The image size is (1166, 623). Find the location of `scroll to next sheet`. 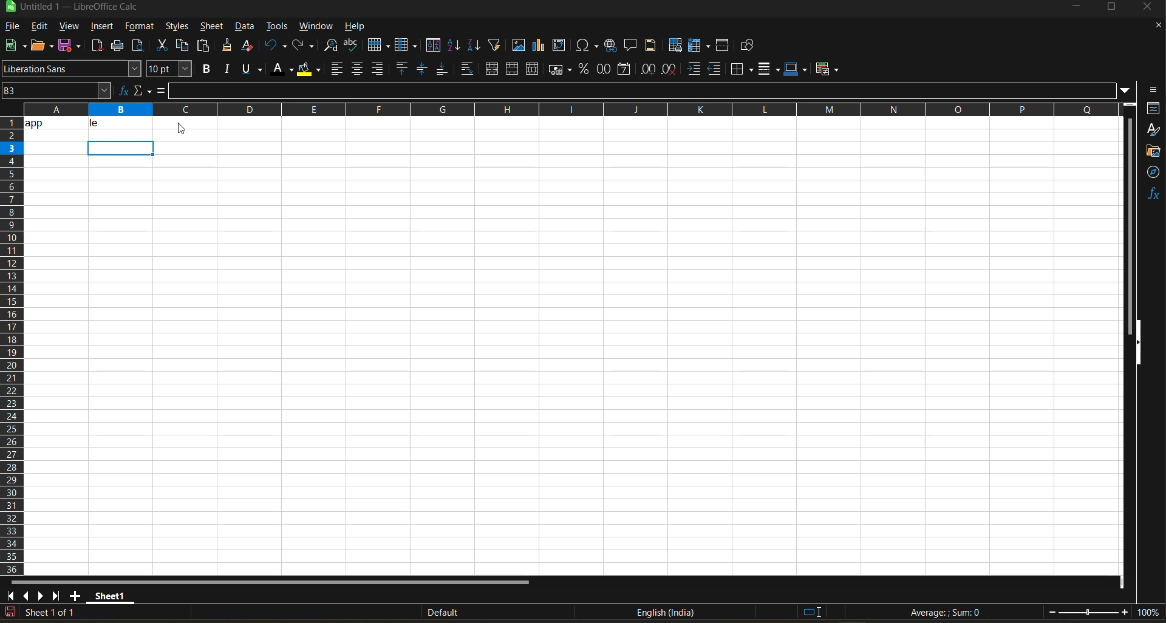

scroll to next sheet is located at coordinates (43, 596).